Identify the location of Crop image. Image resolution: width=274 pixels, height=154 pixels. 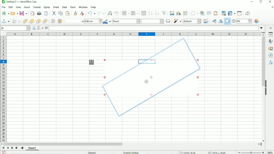
(206, 21).